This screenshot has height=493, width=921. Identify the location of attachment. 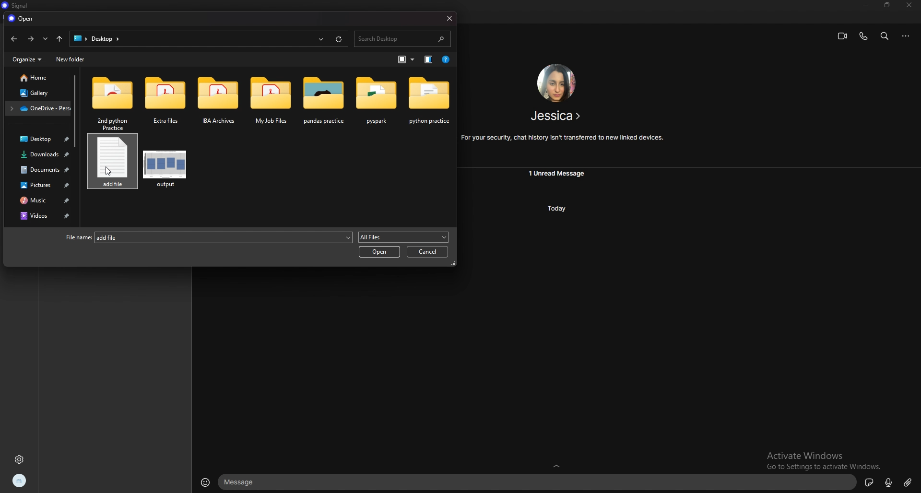
(908, 482).